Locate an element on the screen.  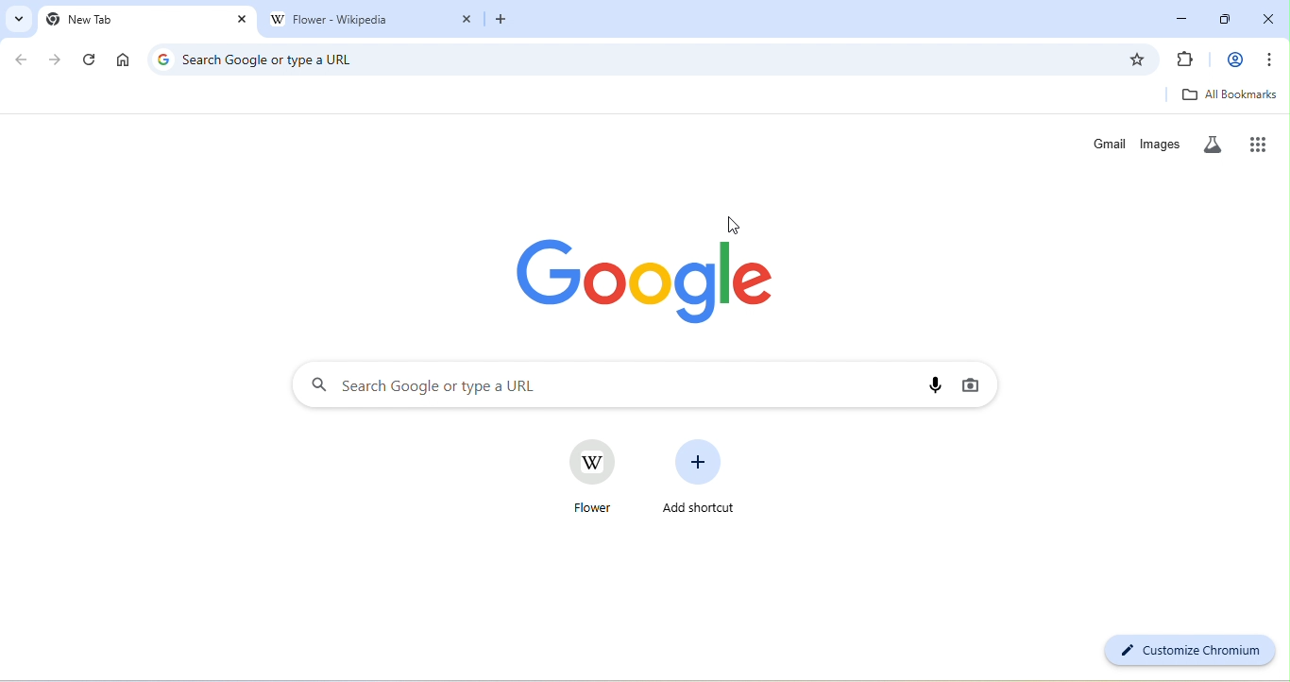
all bookmarks is located at coordinates (1230, 94).